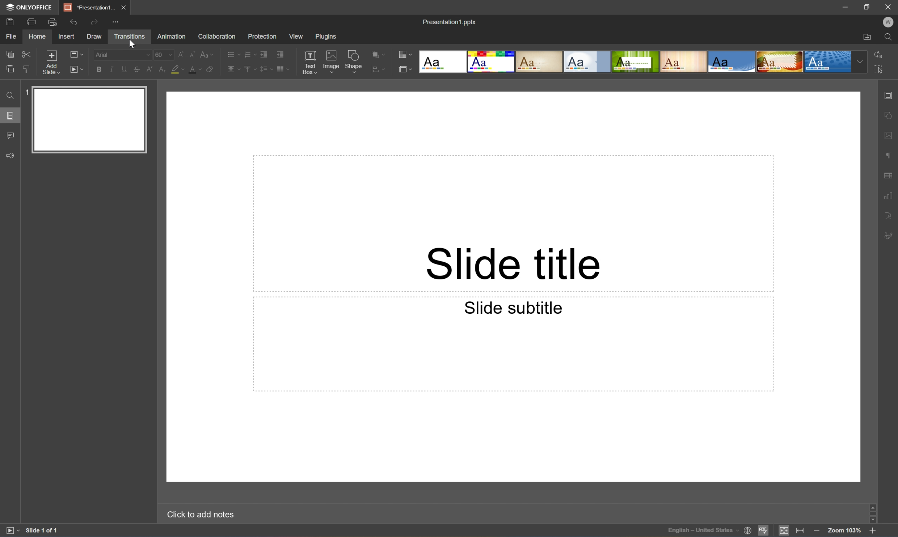 The width and height of the screenshot is (898, 537). Describe the element at coordinates (206, 55) in the screenshot. I see `Change case` at that location.